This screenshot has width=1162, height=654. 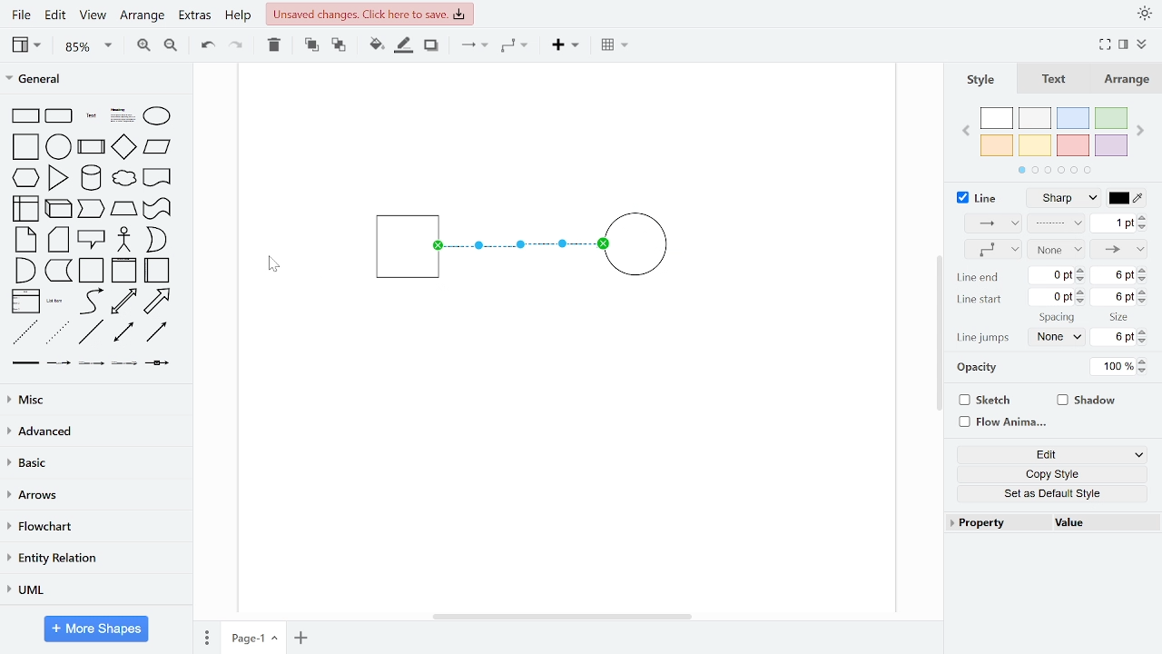 What do you see at coordinates (27, 148) in the screenshot?
I see `square` at bounding box center [27, 148].